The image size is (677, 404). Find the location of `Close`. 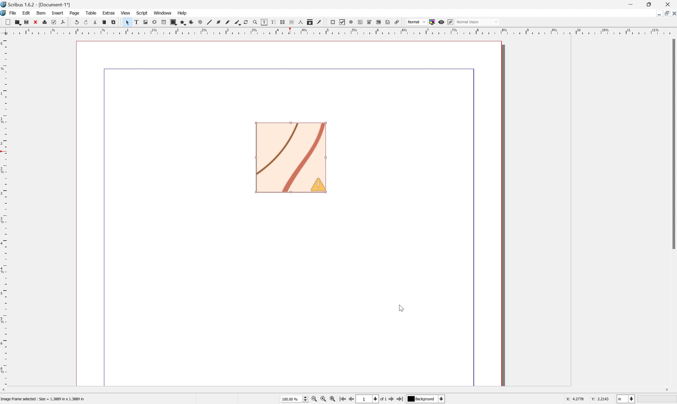

Close is located at coordinates (673, 14).